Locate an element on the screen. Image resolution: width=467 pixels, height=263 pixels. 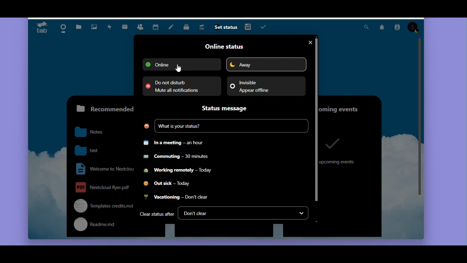
welcome to nextcloud is located at coordinates (103, 169).